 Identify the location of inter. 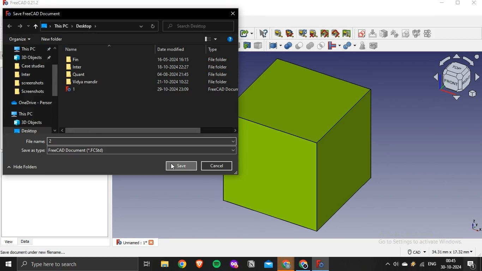
(24, 76).